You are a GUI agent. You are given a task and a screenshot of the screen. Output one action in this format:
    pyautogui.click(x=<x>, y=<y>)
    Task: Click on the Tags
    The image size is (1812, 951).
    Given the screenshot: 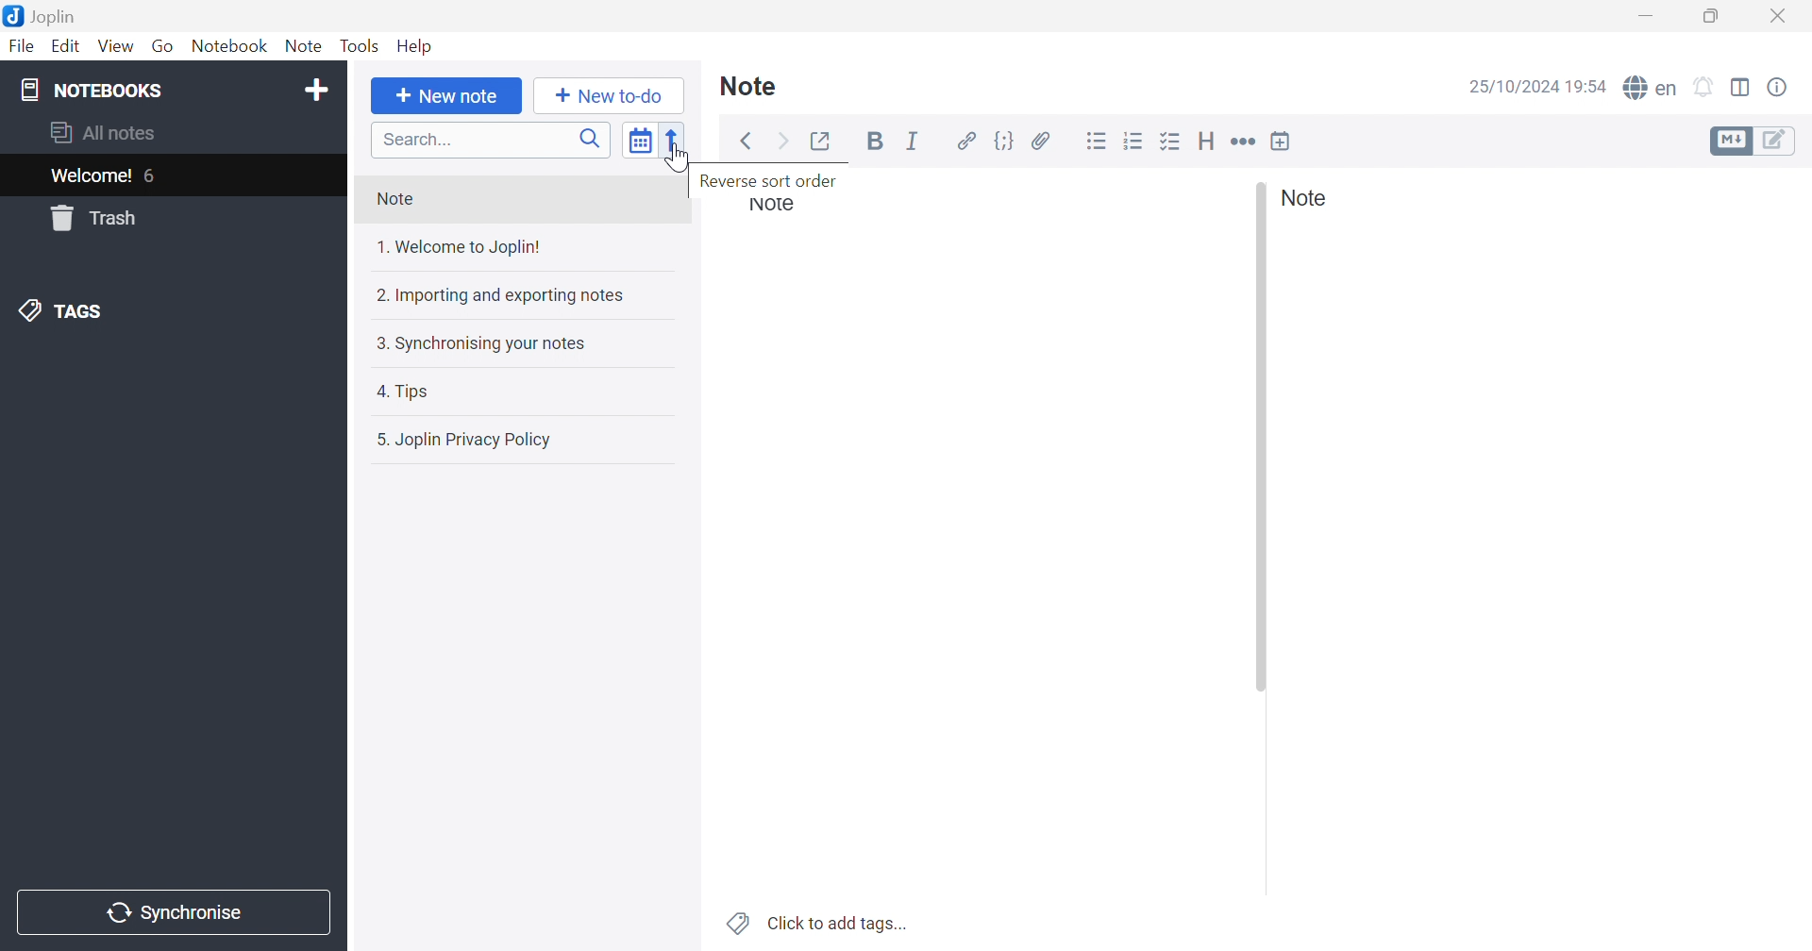 What is the action you would take?
    pyautogui.click(x=69, y=311)
    